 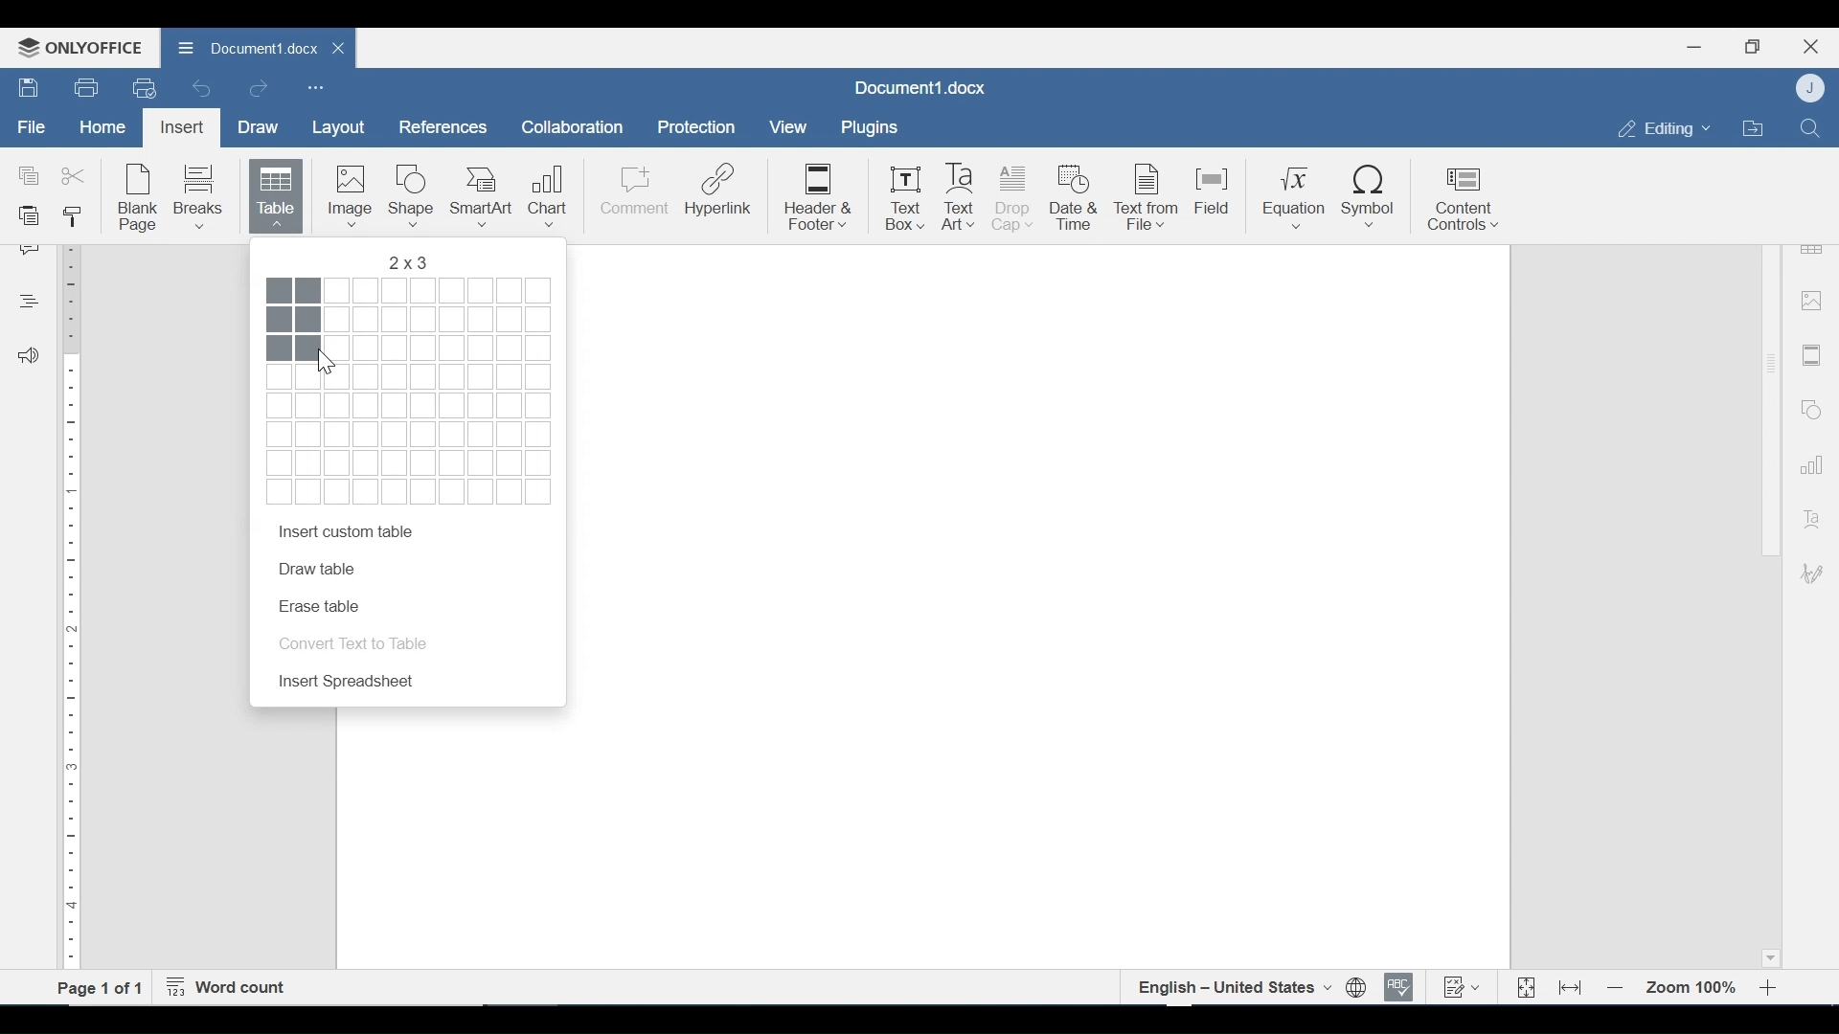 What do you see at coordinates (31, 251) in the screenshot?
I see `Comment` at bounding box center [31, 251].